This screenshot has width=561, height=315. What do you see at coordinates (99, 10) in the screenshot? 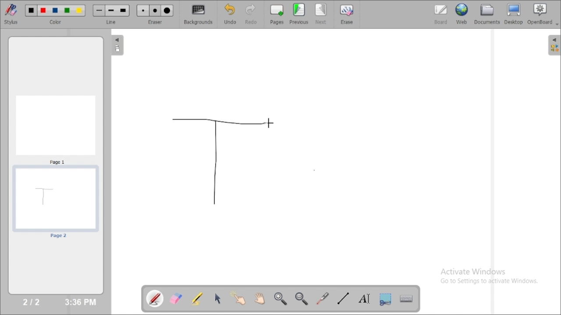
I see `Small line` at bounding box center [99, 10].